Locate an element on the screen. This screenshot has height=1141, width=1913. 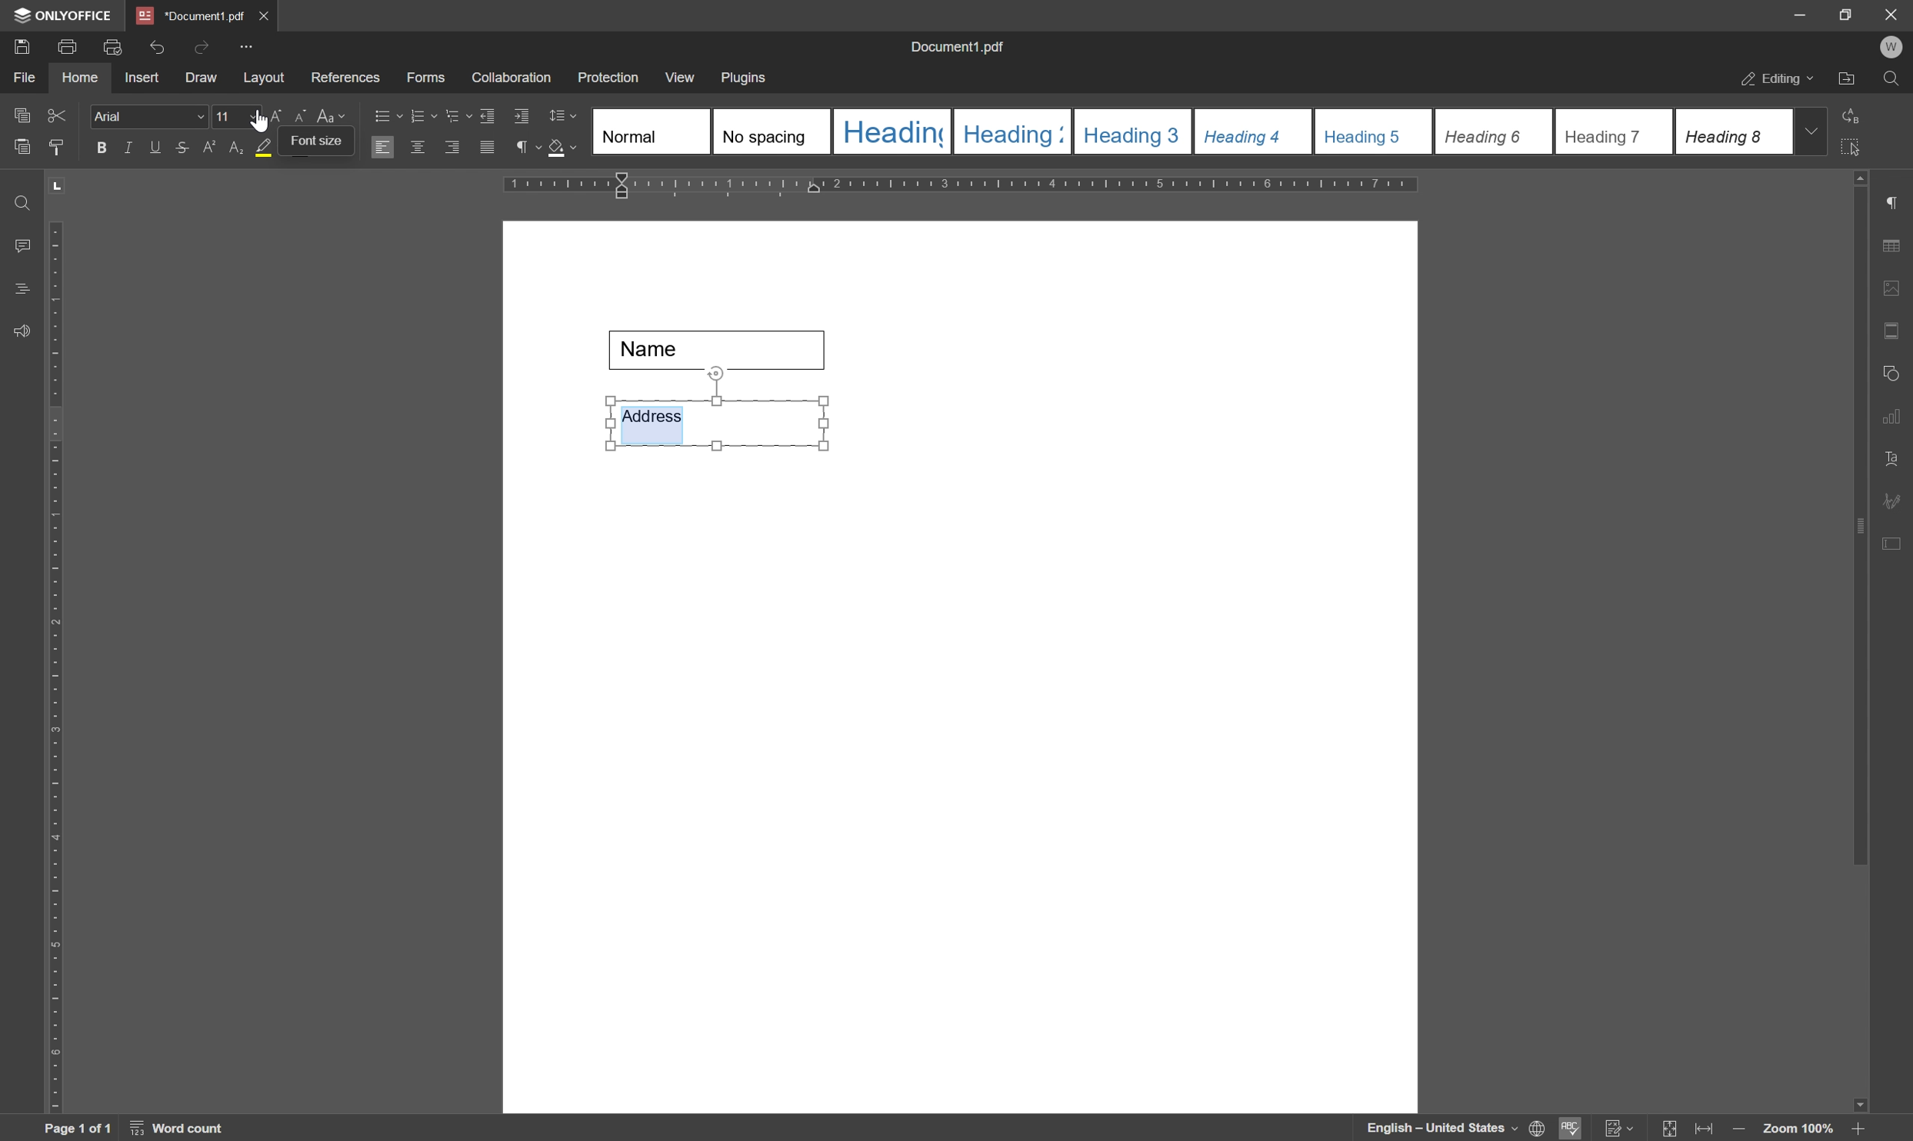
minimize is located at coordinates (1791, 13).